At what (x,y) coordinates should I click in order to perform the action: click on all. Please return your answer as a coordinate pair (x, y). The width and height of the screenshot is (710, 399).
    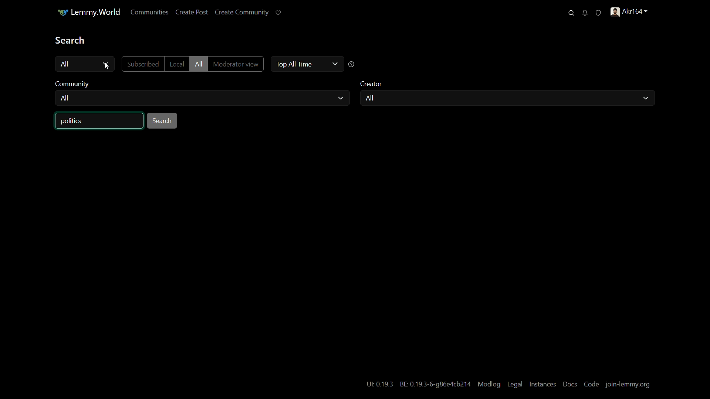
    Looking at the image, I should click on (66, 64).